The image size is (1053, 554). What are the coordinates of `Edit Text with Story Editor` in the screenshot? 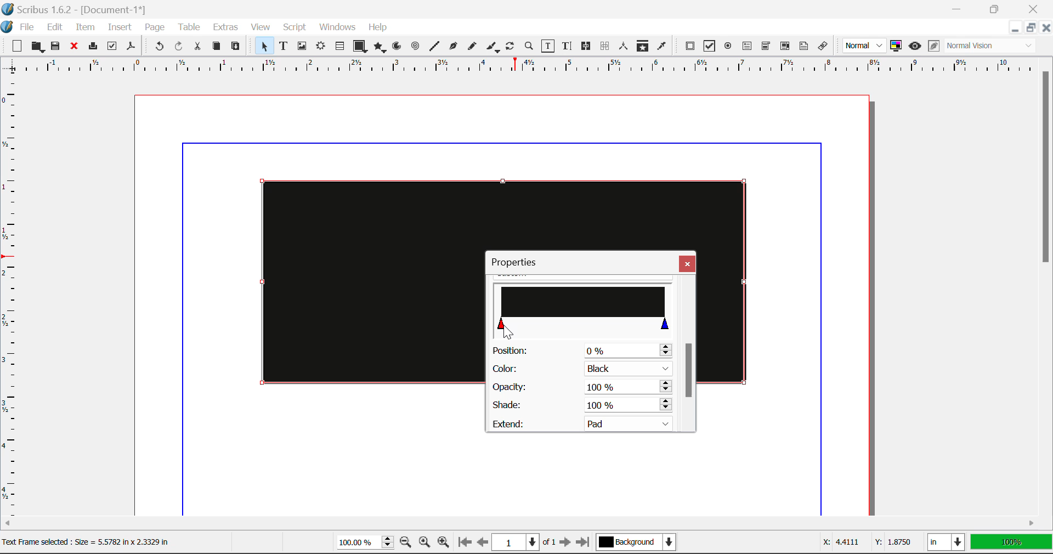 It's located at (569, 46).